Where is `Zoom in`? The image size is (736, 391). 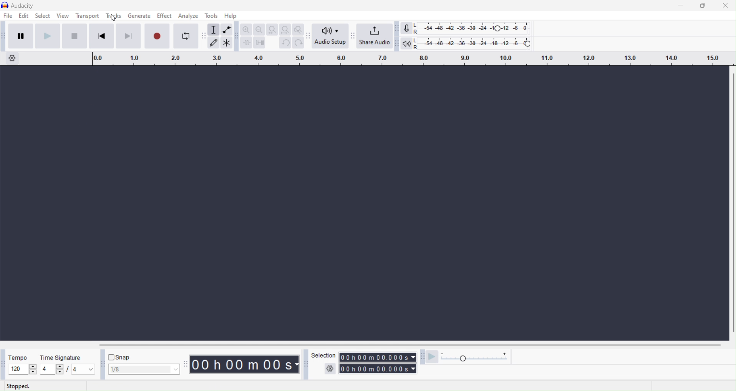 Zoom in is located at coordinates (247, 30).